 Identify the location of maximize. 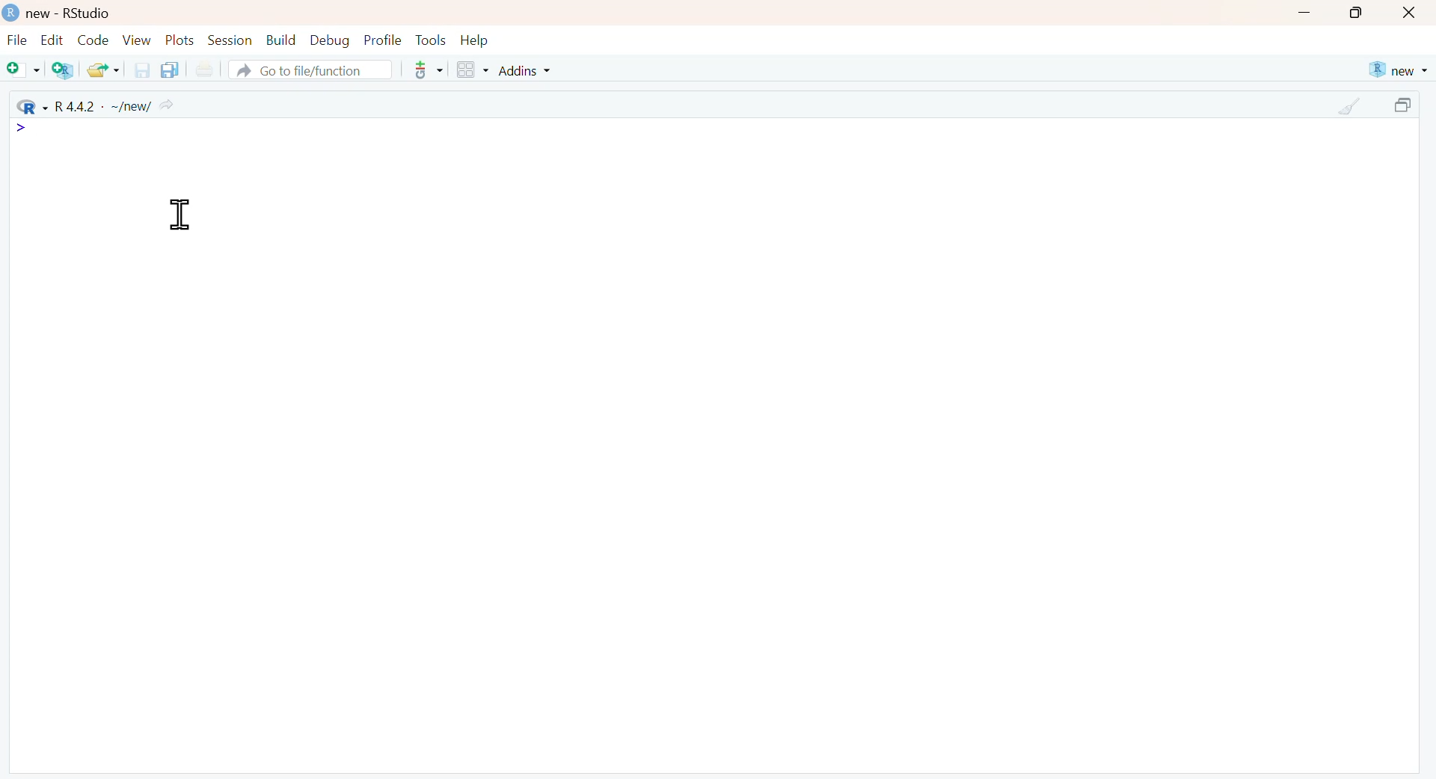
(1406, 105).